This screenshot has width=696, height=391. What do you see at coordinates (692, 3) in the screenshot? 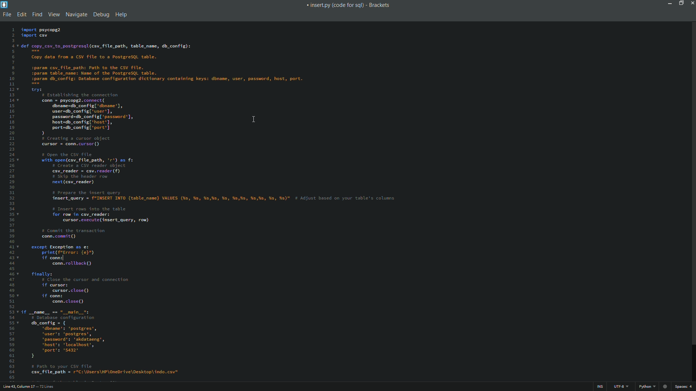
I see `close app` at bounding box center [692, 3].